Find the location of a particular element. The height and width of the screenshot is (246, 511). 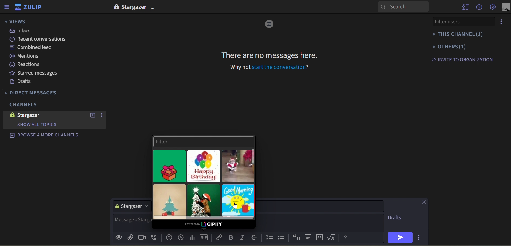

frequency is located at coordinates (192, 237).